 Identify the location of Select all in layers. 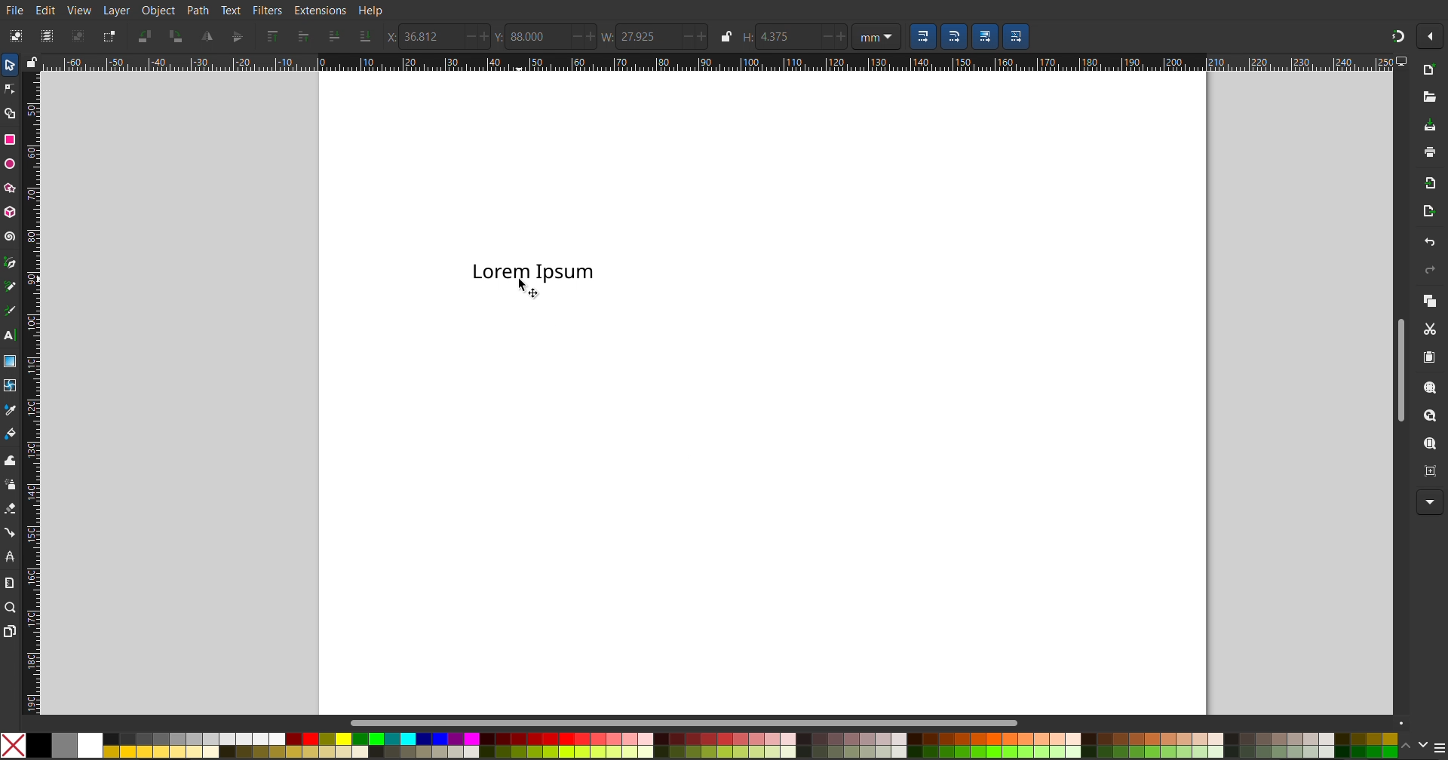
(47, 35).